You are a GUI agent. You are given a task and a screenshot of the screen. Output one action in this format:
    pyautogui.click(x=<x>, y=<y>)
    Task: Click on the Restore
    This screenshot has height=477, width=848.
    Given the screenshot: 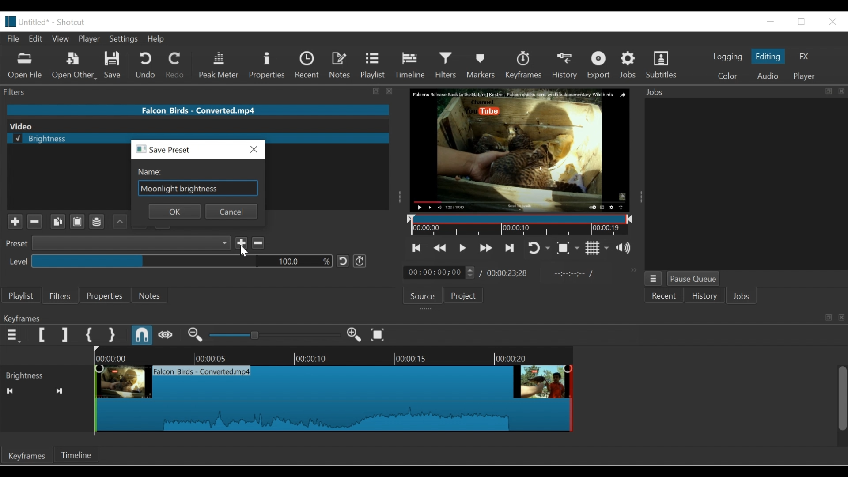 What is the action you would take?
    pyautogui.click(x=772, y=20)
    